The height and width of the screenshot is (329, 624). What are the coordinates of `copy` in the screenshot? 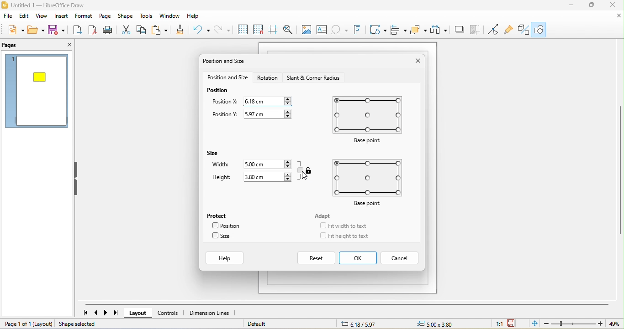 It's located at (144, 29).